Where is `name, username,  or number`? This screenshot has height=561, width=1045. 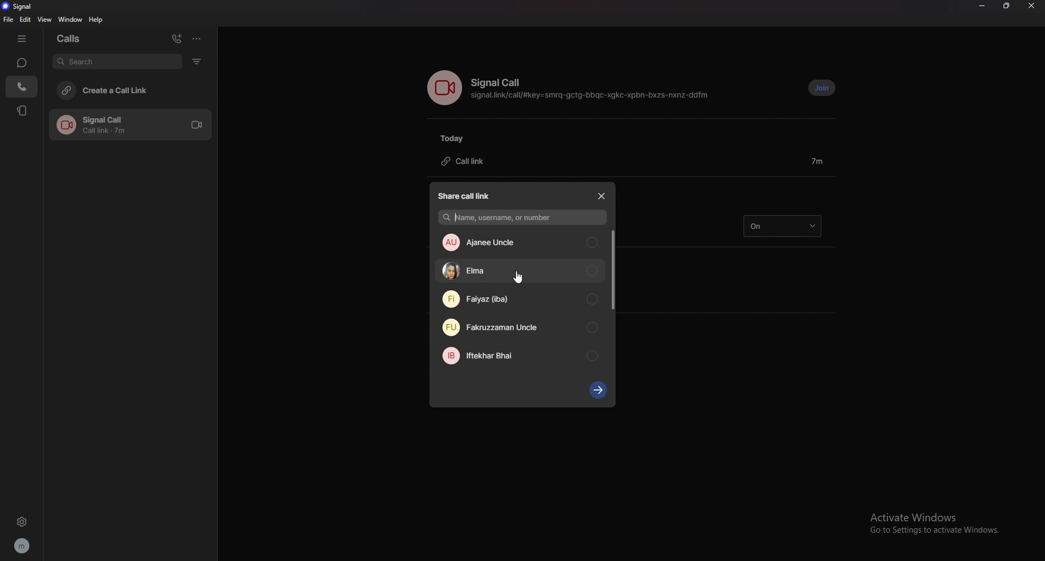
name, username,  or number is located at coordinates (523, 218).